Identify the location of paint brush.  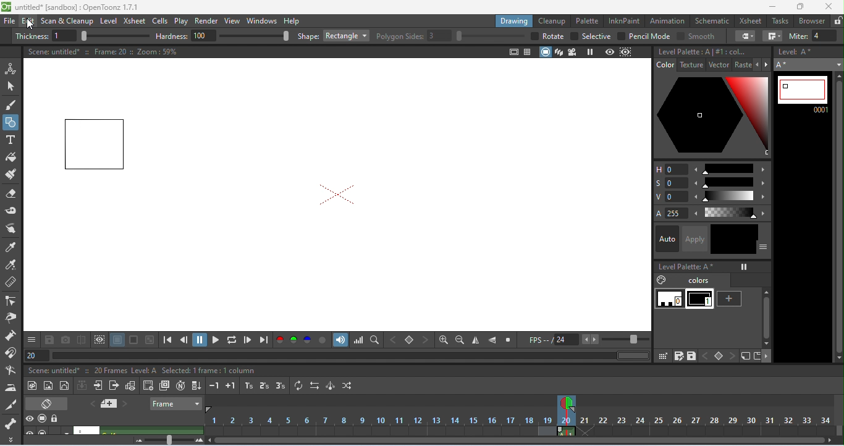
(11, 174).